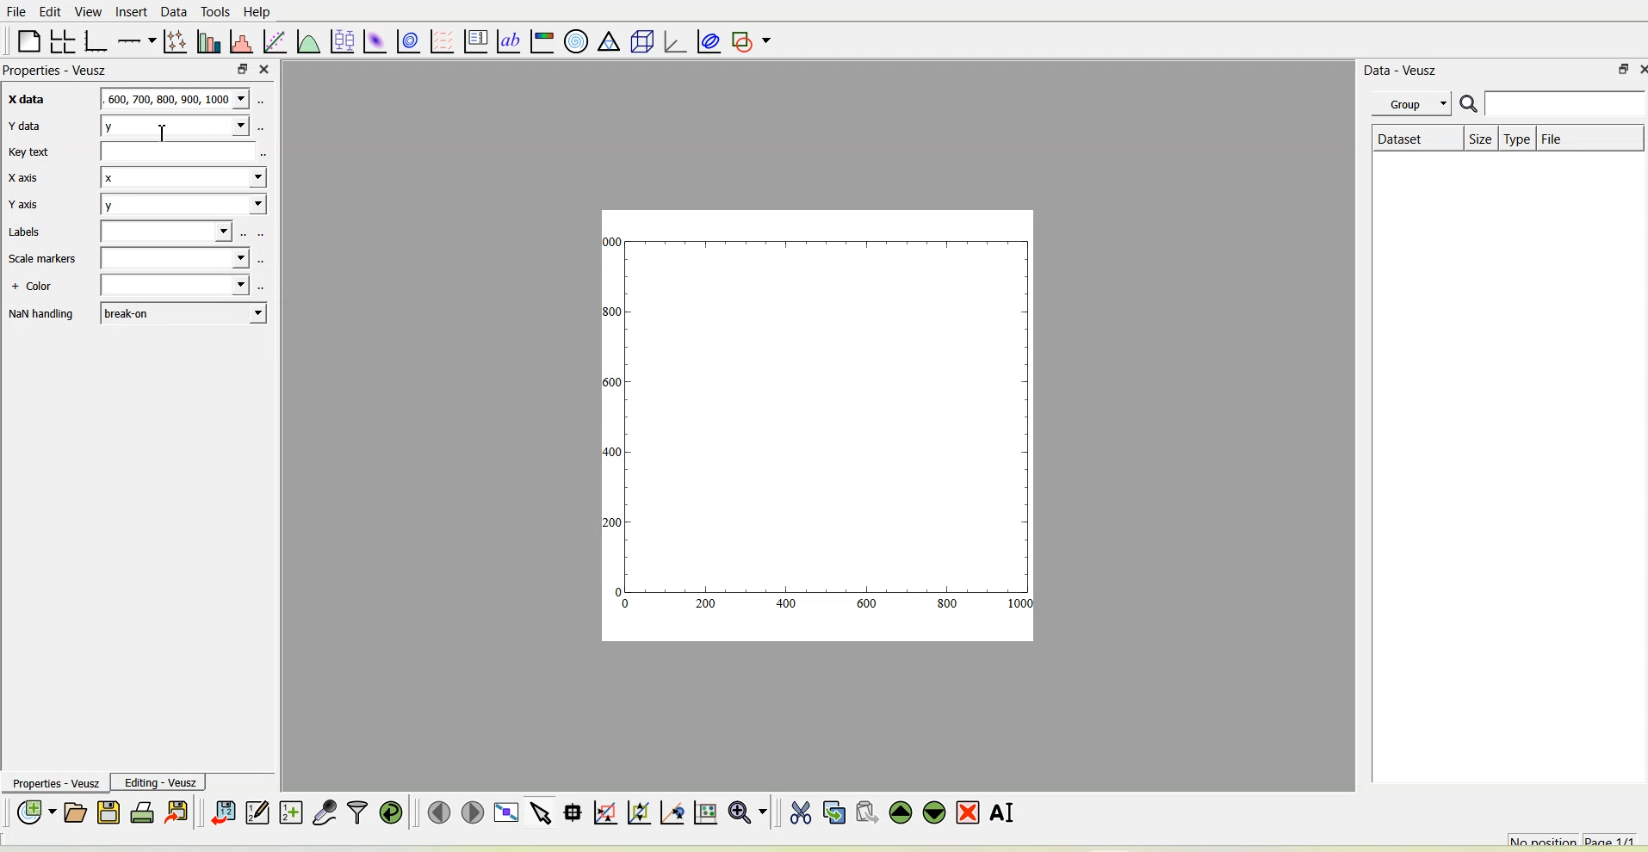 The image size is (1648, 852). Describe the element at coordinates (672, 39) in the screenshot. I see `3d graph` at that location.